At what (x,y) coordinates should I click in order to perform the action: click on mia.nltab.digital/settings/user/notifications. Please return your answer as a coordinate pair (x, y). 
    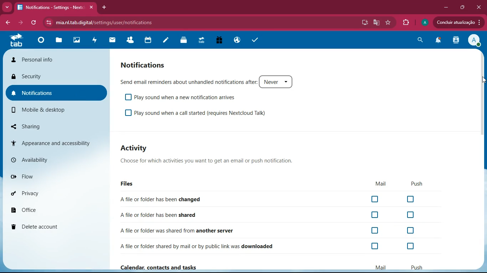
    Looking at the image, I should click on (104, 23).